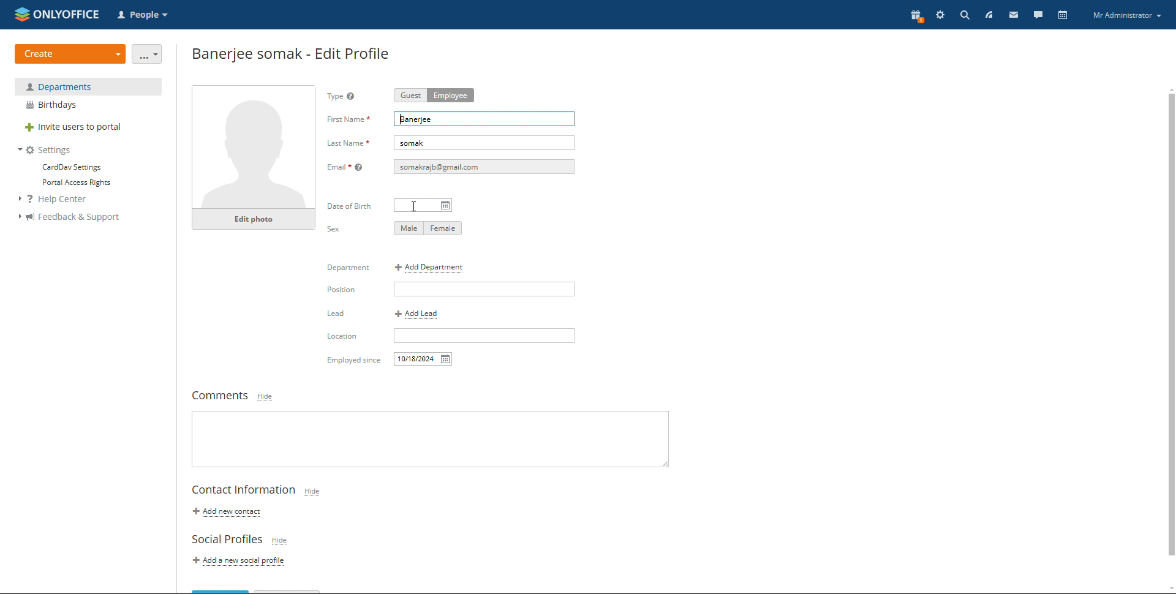 The width and height of the screenshot is (1176, 594). What do you see at coordinates (349, 290) in the screenshot?
I see `Position` at bounding box center [349, 290].